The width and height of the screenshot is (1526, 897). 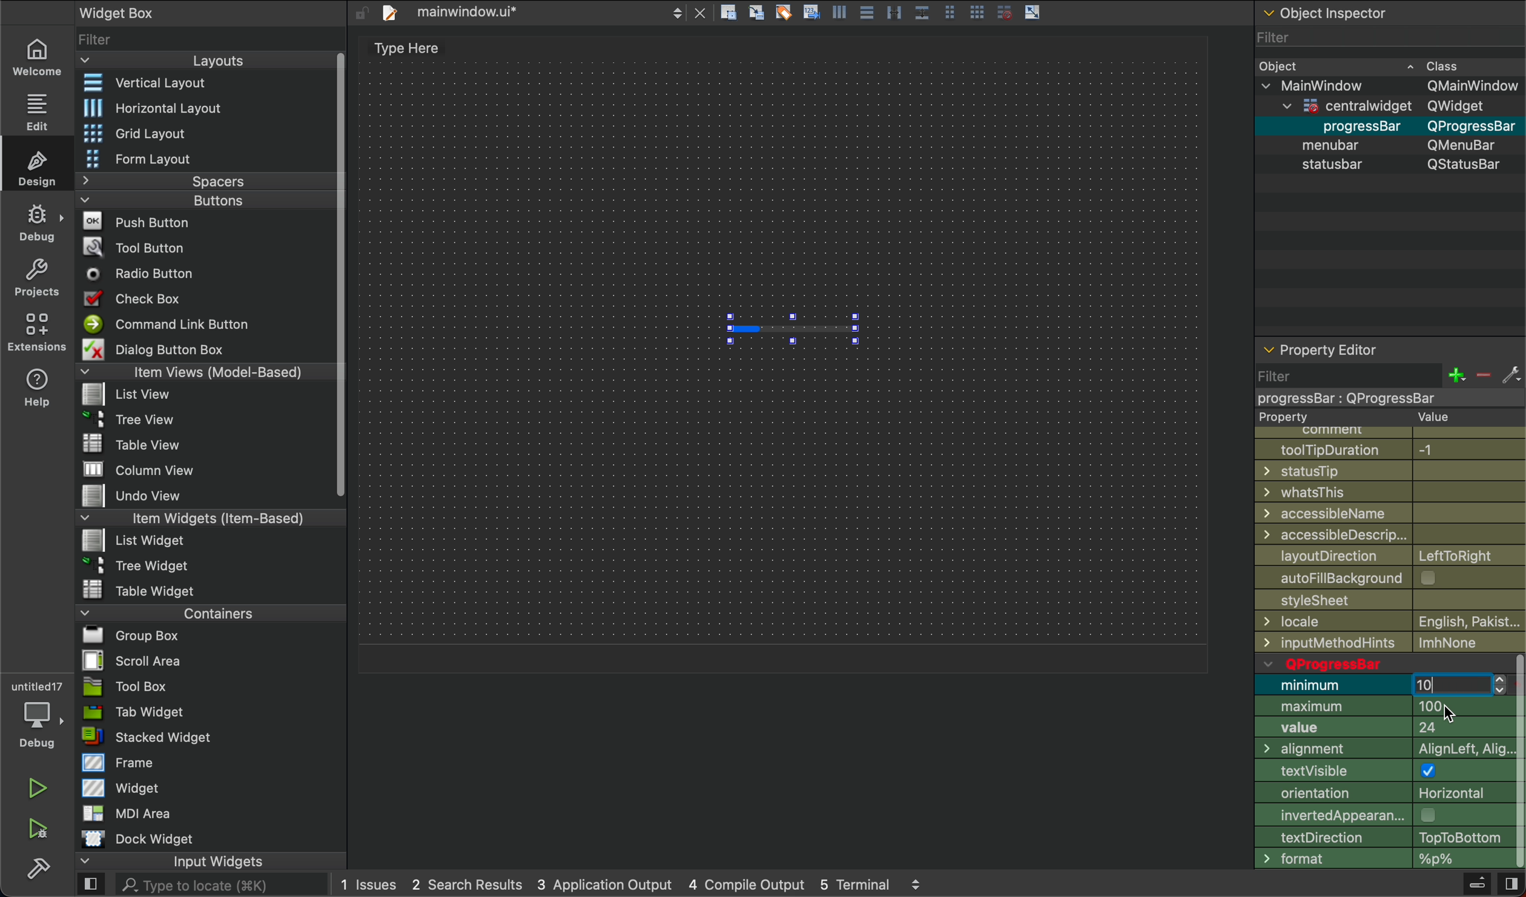 What do you see at coordinates (145, 274) in the screenshot?
I see `Radio Button` at bounding box center [145, 274].